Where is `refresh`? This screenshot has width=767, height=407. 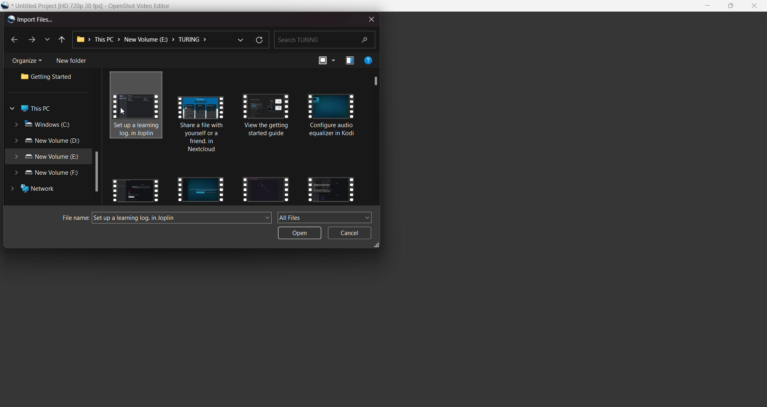 refresh is located at coordinates (258, 40).